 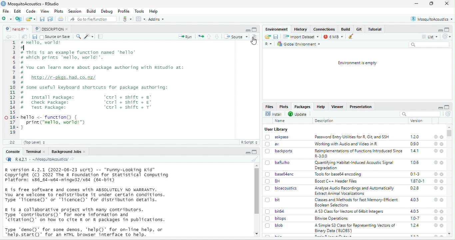 I want to click on base64enc, so click(x=280, y=174).